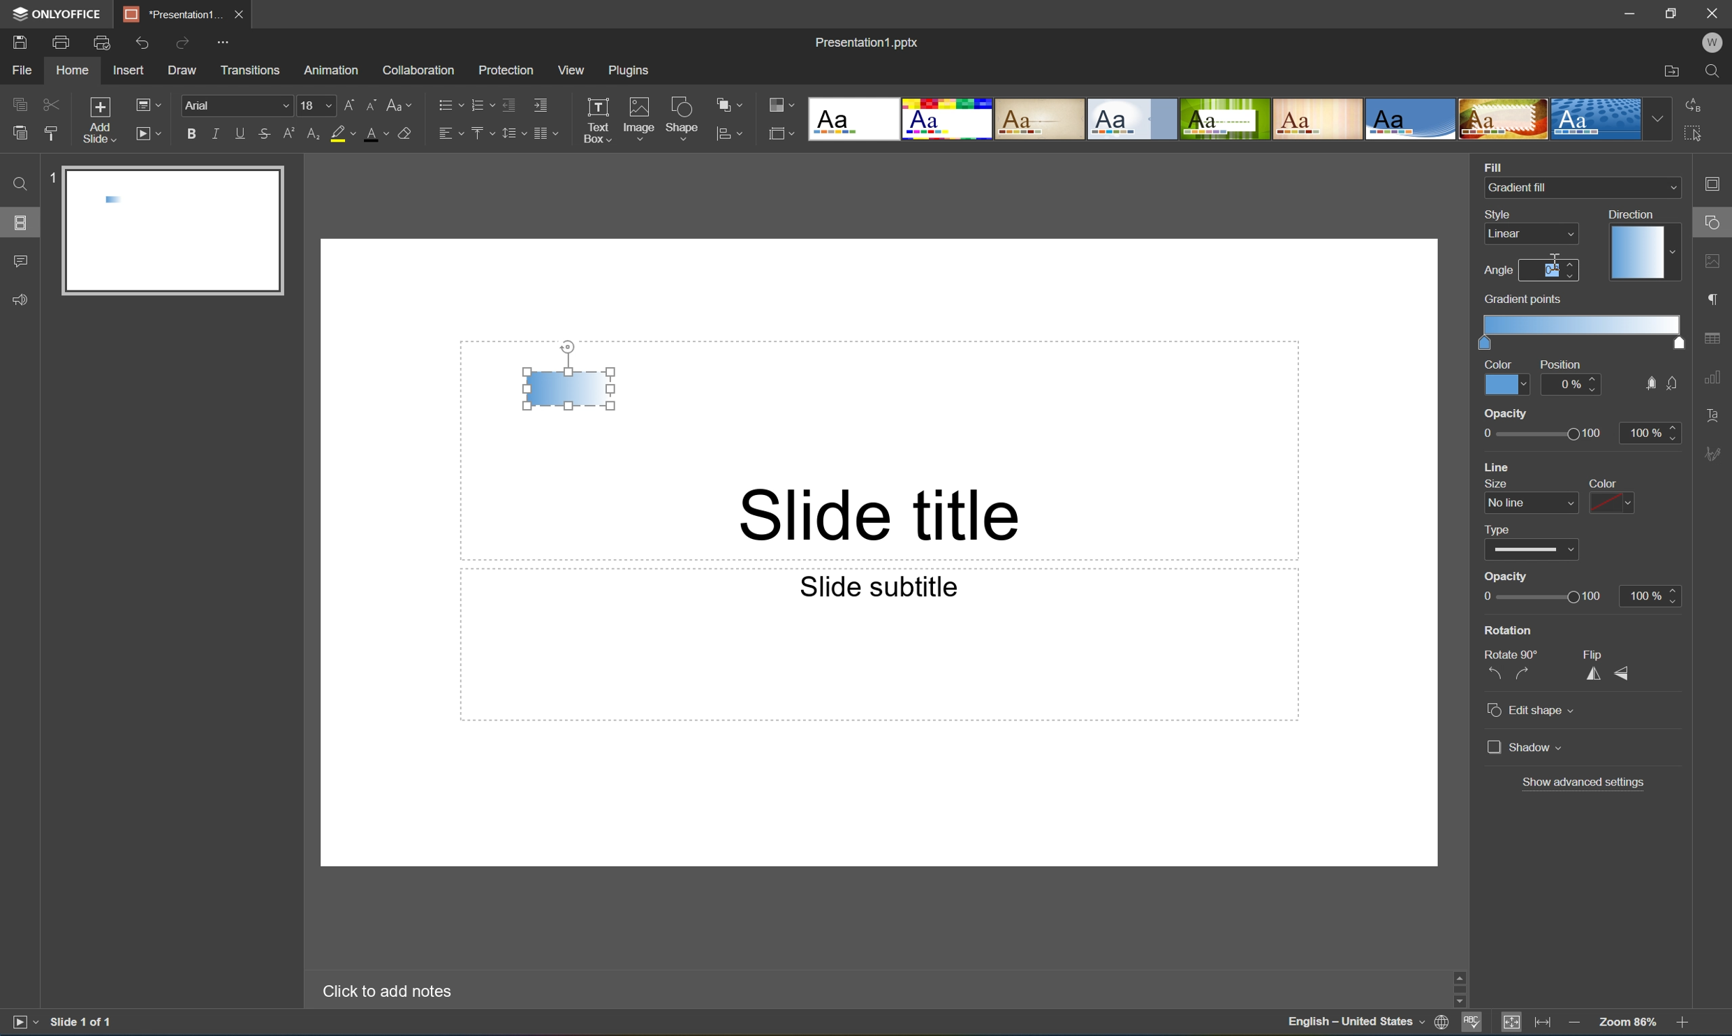  Describe the element at coordinates (1718, 72) in the screenshot. I see `Find` at that location.